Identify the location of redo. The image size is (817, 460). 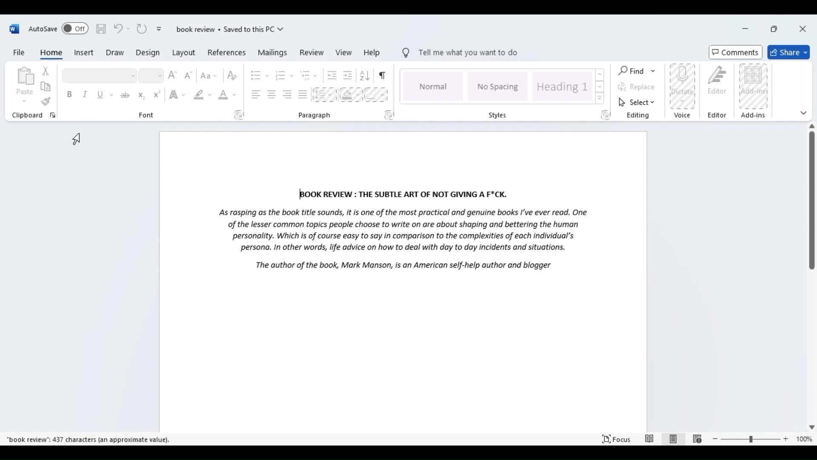
(142, 30).